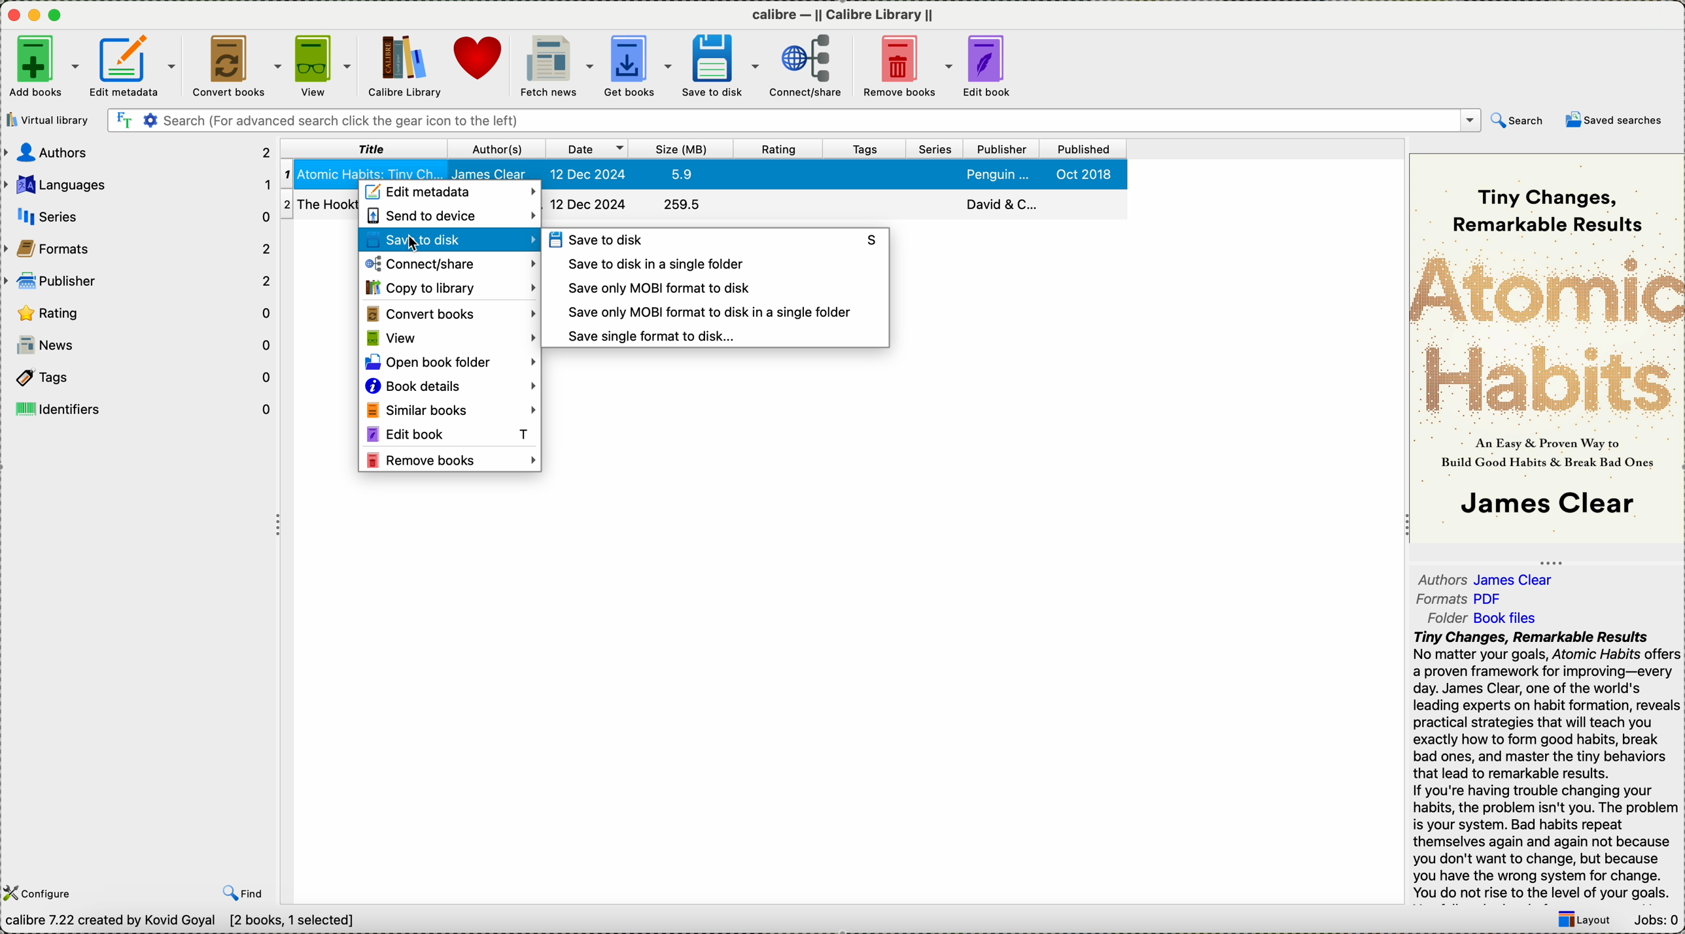 The height and width of the screenshot is (934, 1685). I want to click on edit book, so click(989, 67).